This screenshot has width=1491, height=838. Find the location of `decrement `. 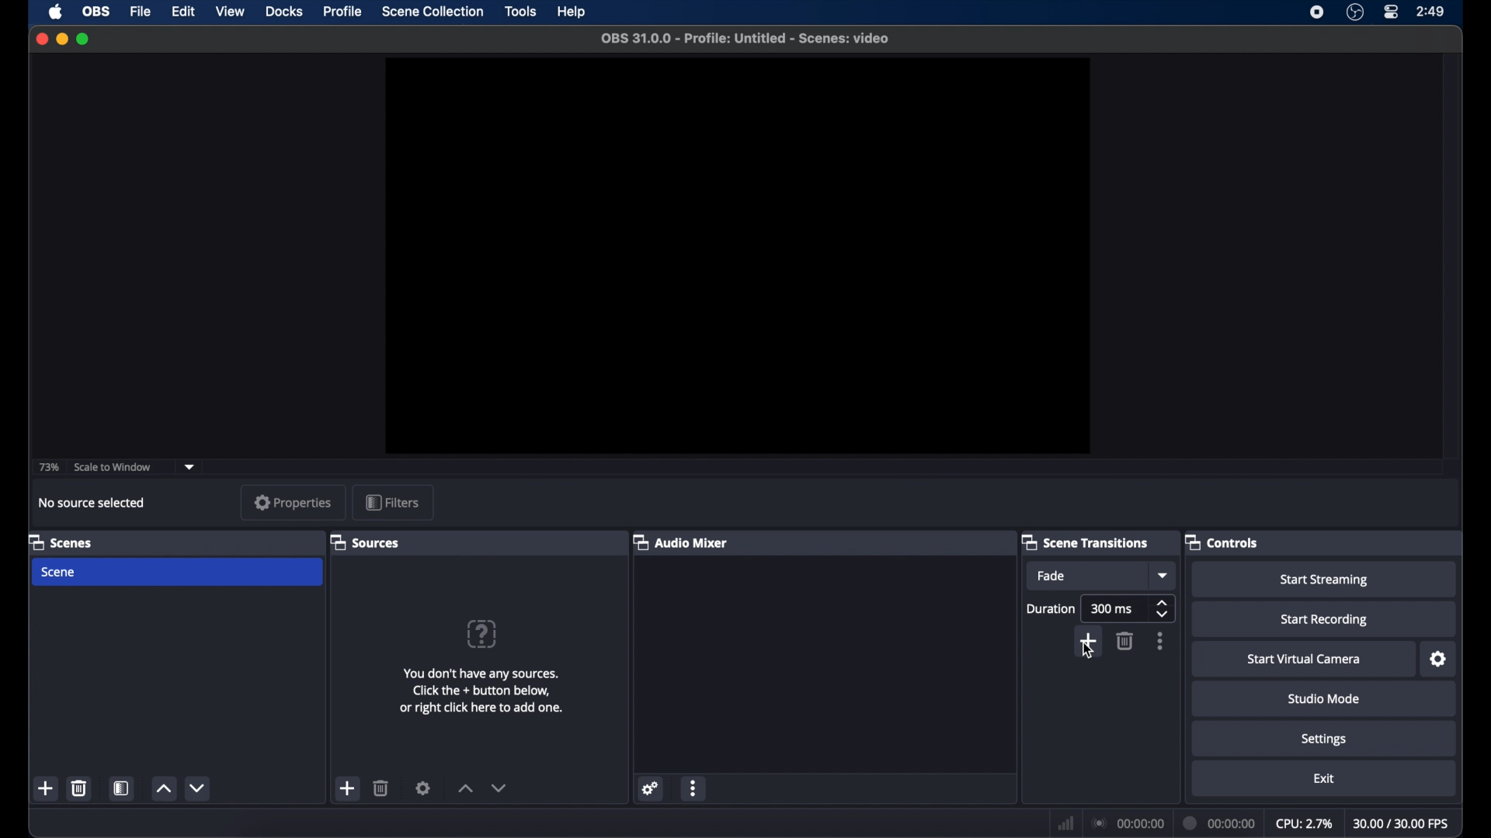

decrement  is located at coordinates (199, 788).